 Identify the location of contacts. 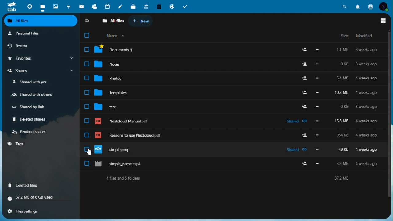
(94, 6).